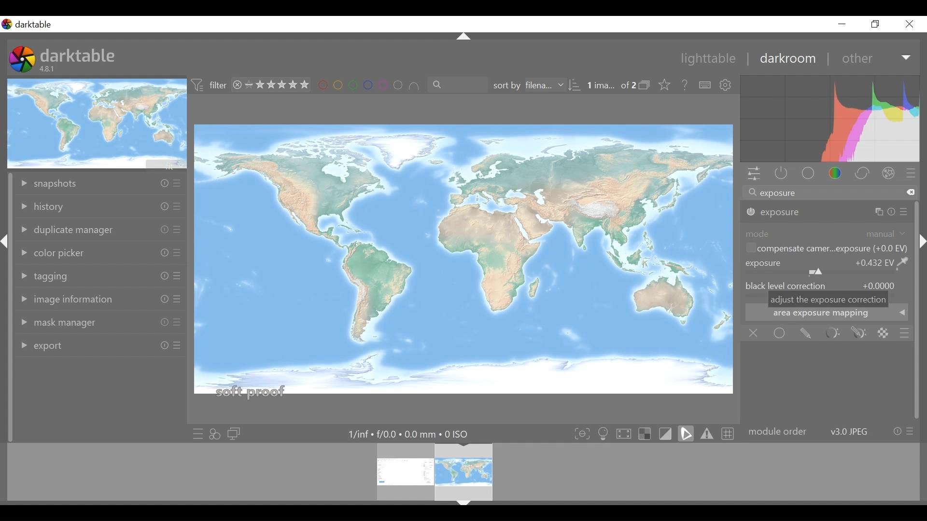 The width and height of the screenshot is (927, 521). Describe the element at coordinates (176, 208) in the screenshot. I see `` at that location.